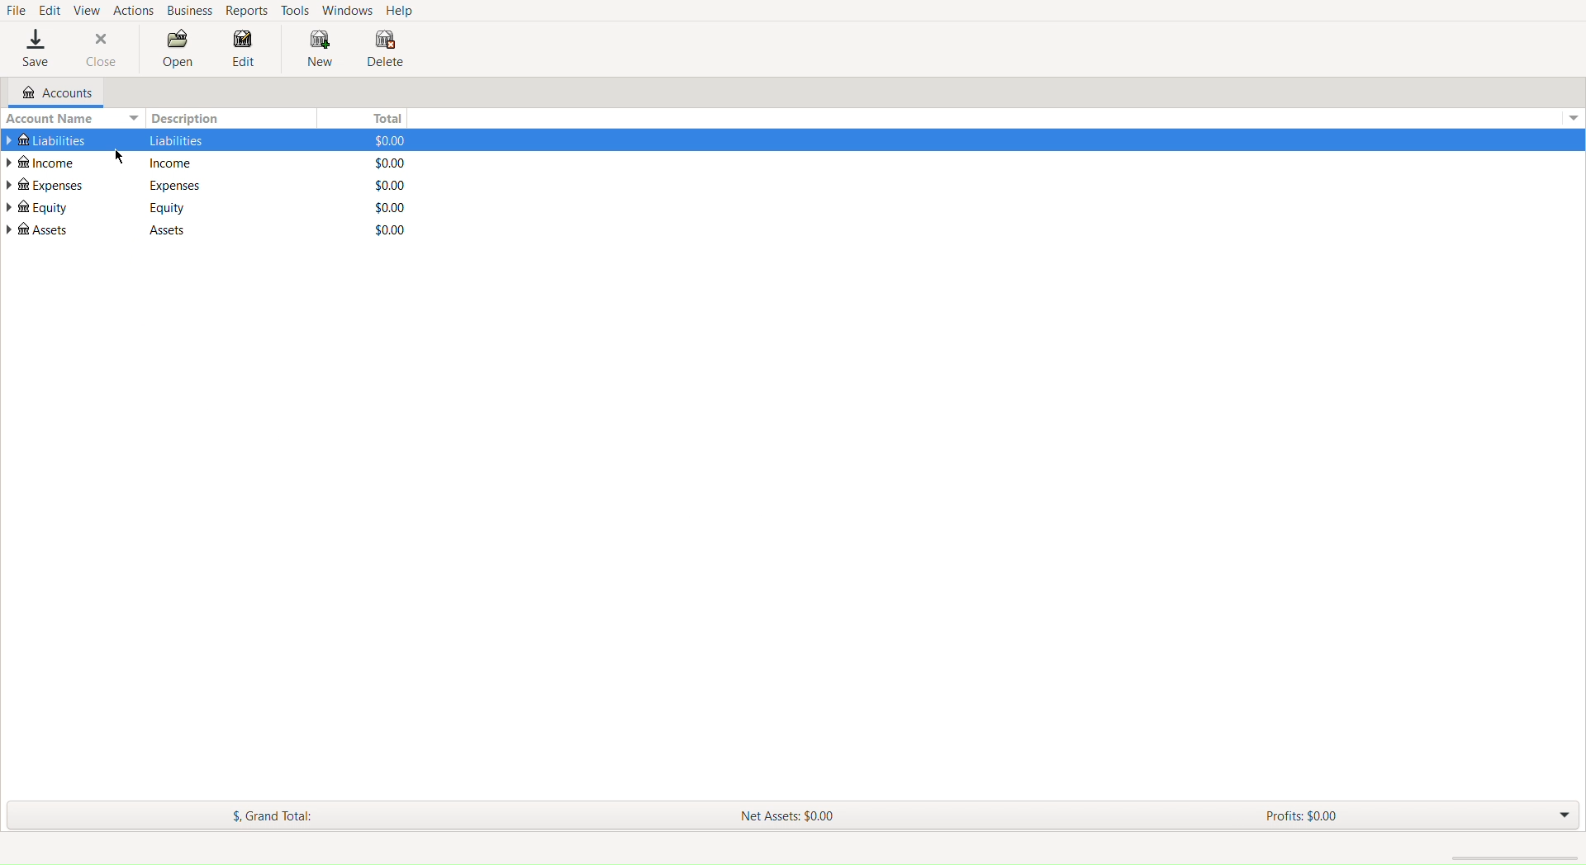  I want to click on Drop down, so click(1561, 815).